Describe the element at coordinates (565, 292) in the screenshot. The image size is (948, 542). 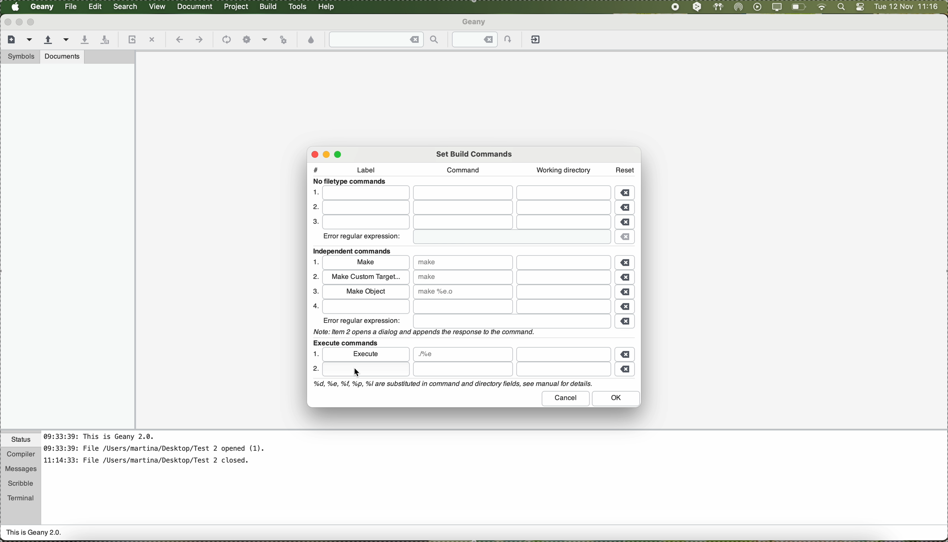
I see `file` at that location.